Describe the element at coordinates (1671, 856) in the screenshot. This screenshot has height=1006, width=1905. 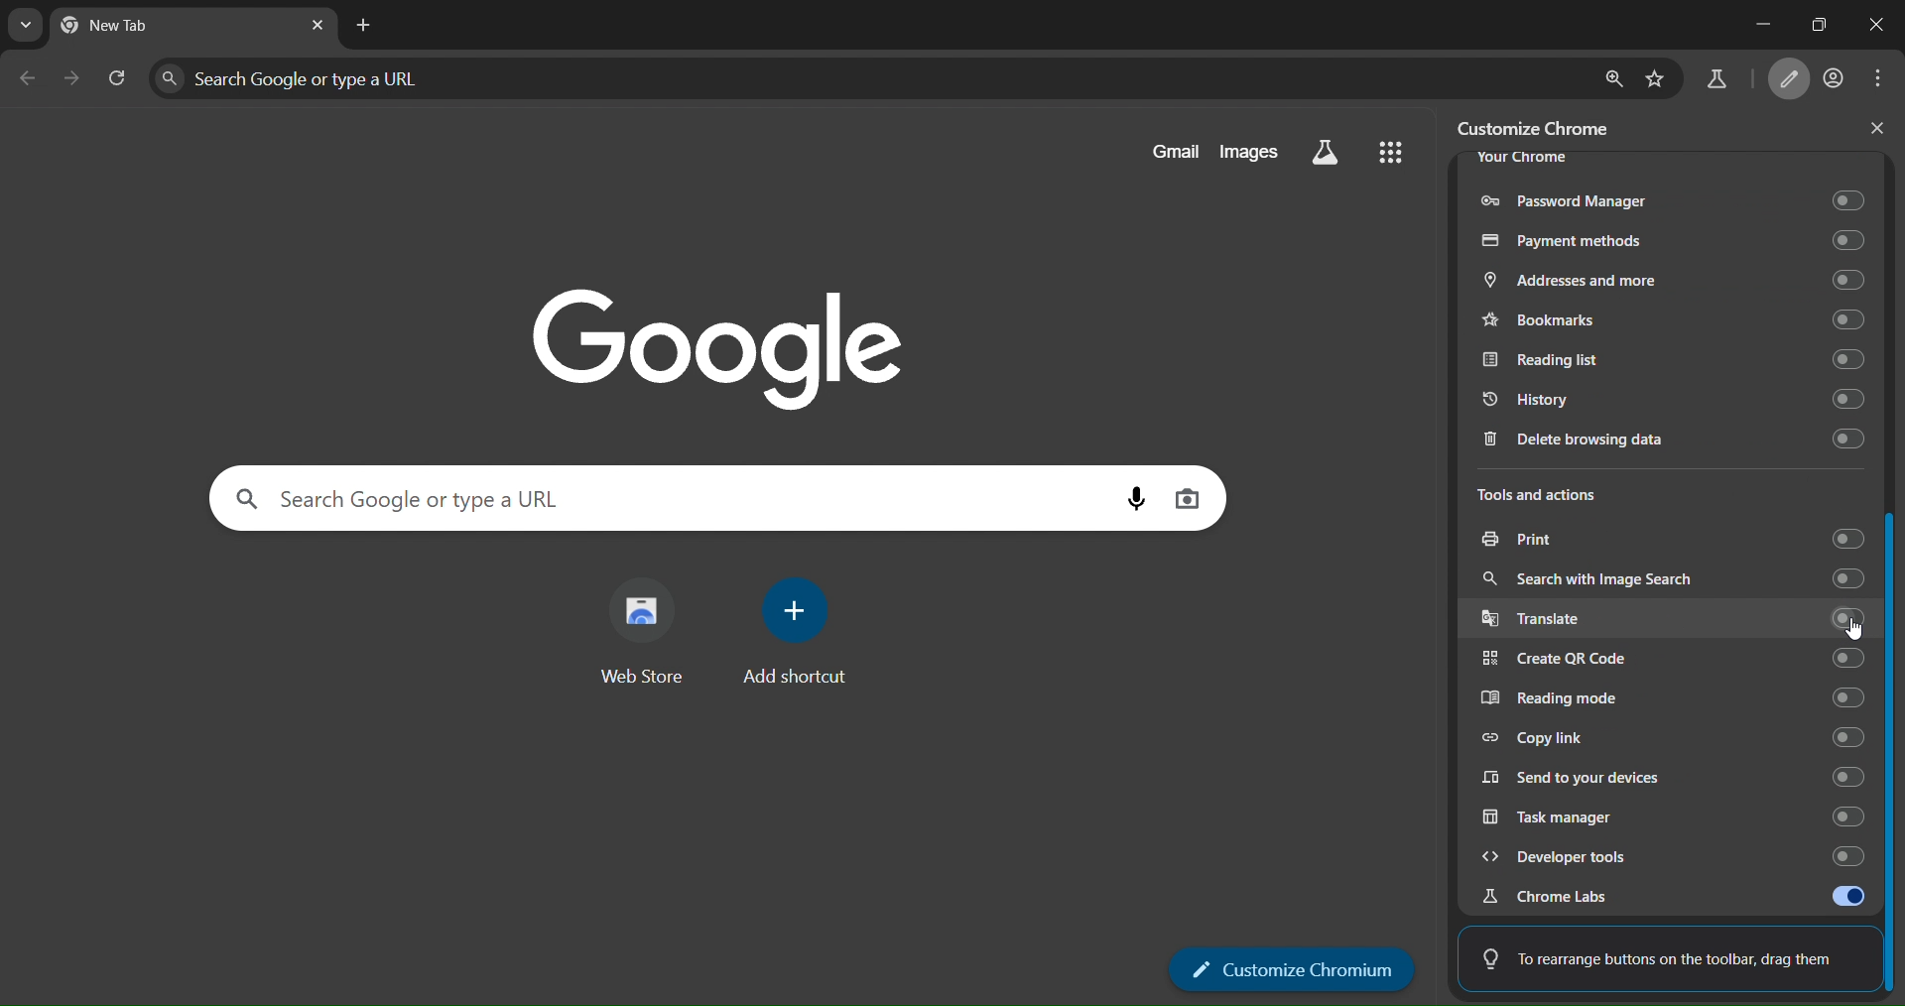
I see `developer tools` at that location.